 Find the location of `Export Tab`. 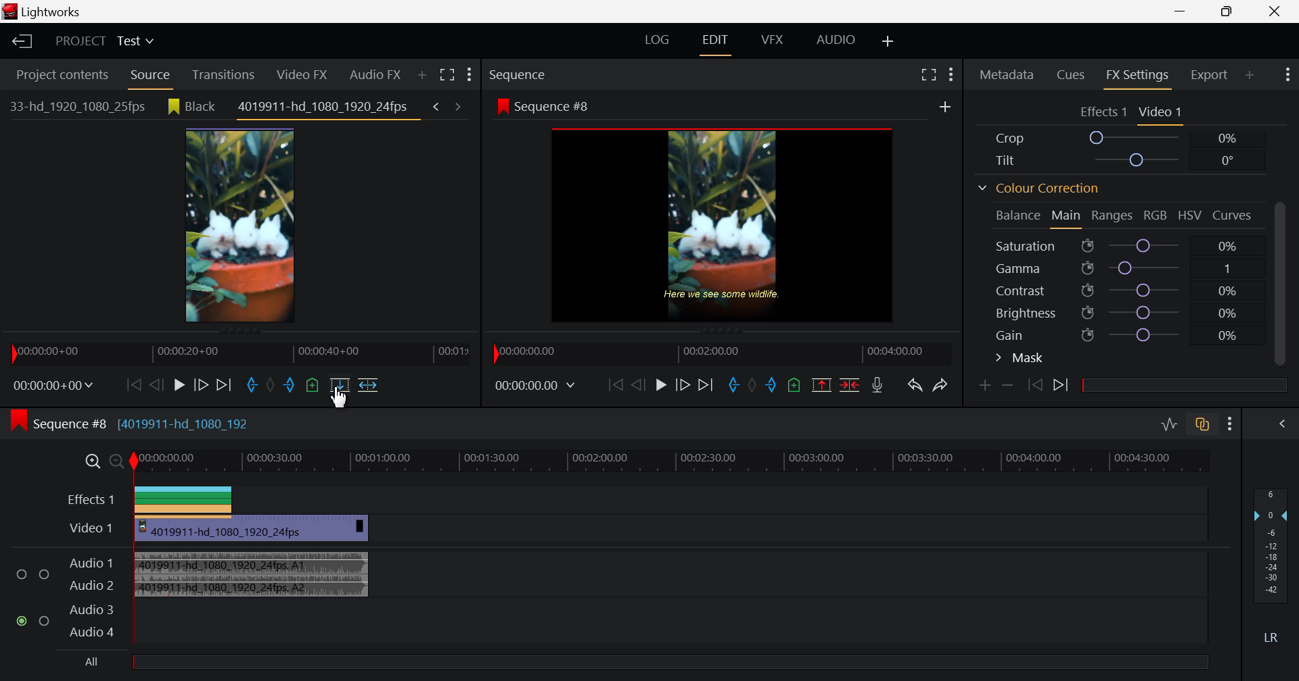

Export Tab is located at coordinates (1208, 74).